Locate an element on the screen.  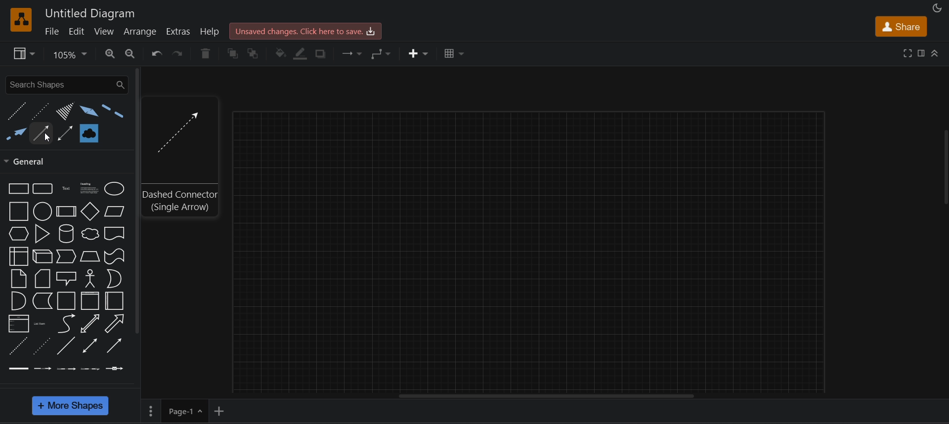
dashed line 2 is located at coordinates (113, 112).